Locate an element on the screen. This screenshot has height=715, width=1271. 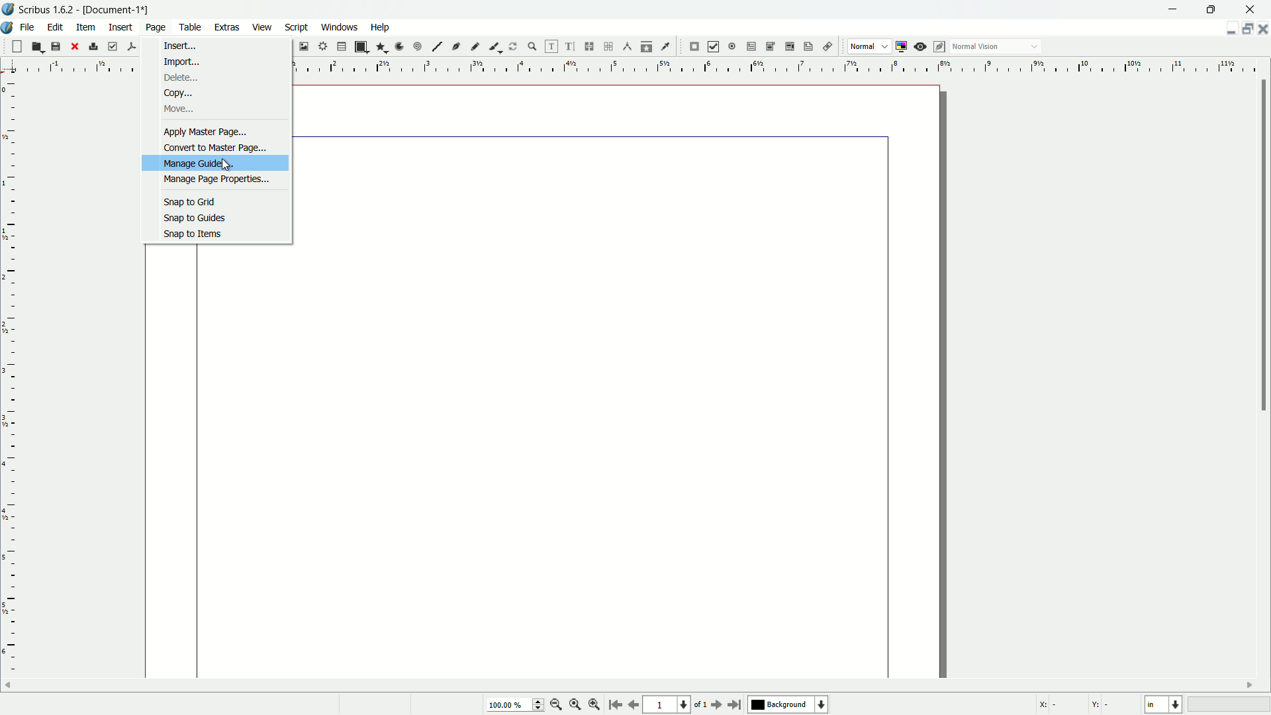
bezier curve is located at coordinates (457, 48).